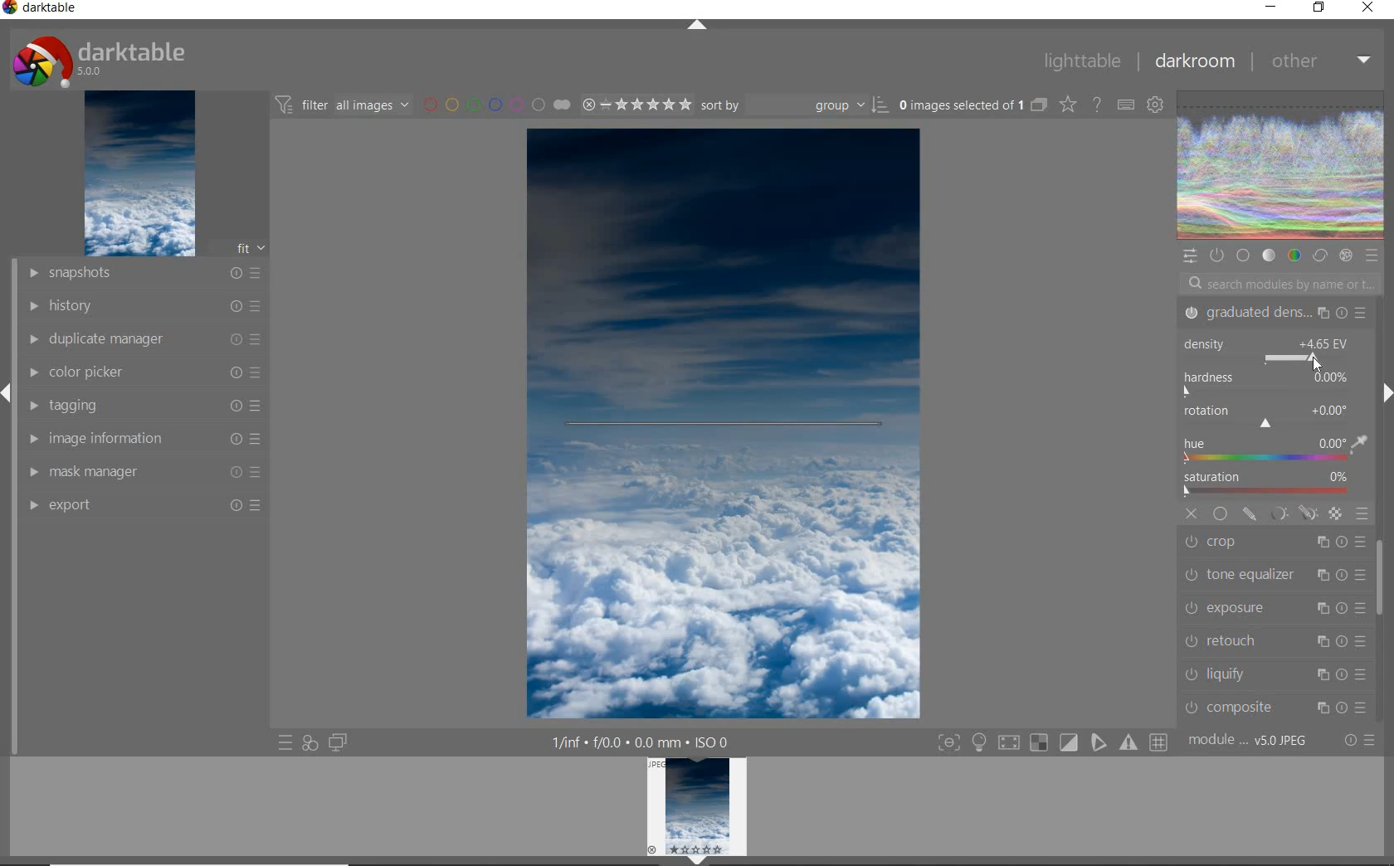 The width and height of the screenshot is (1394, 866). What do you see at coordinates (148, 405) in the screenshot?
I see `TAGGING` at bounding box center [148, 405].